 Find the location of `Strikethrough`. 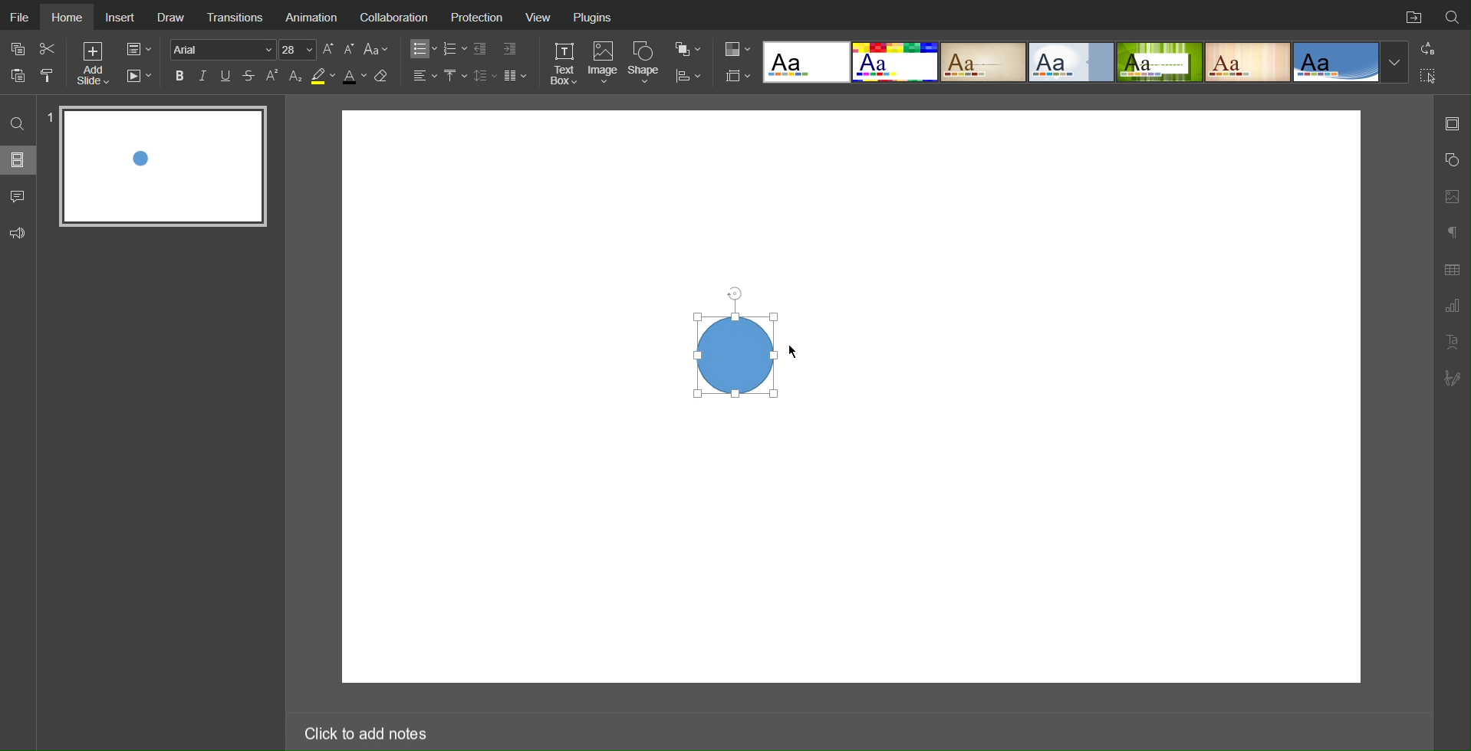

Strikethrough is located at coordinates (249, 76).